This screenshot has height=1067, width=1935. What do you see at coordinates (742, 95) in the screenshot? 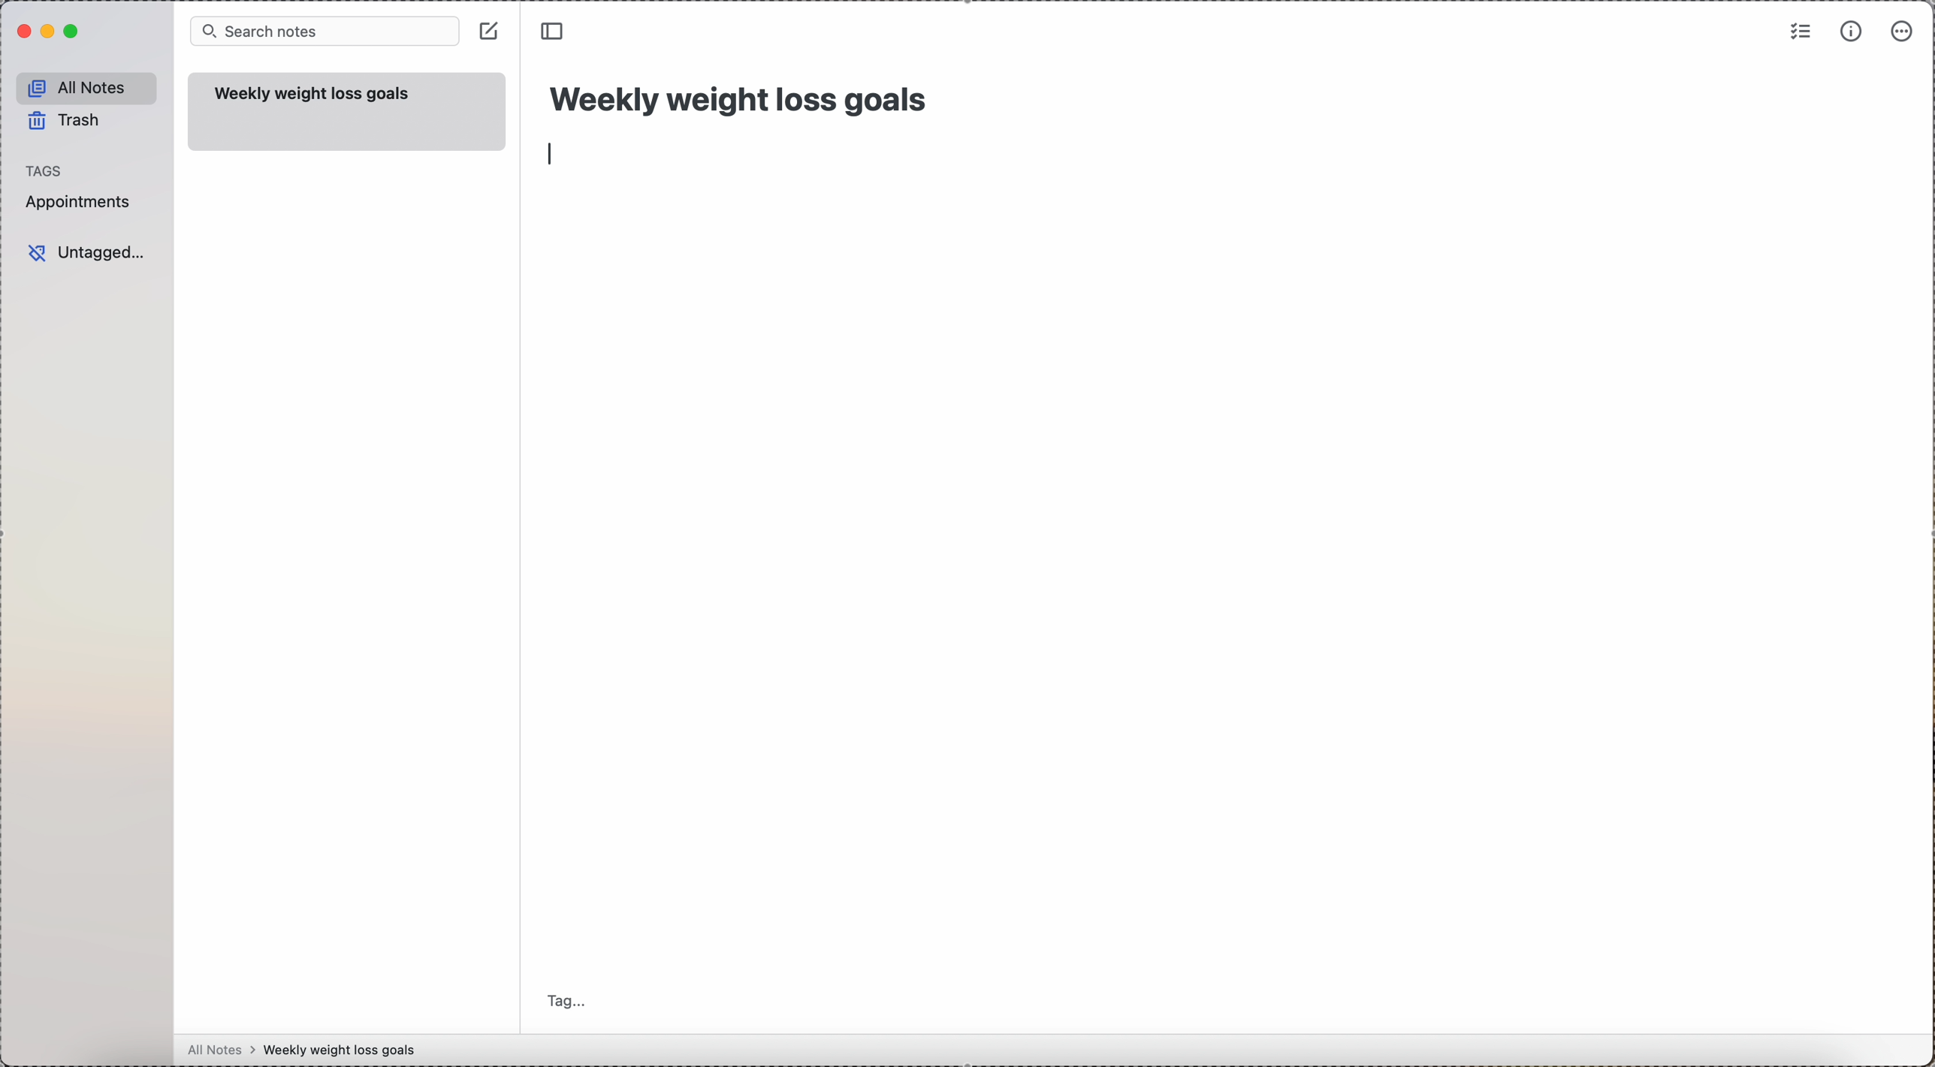
I see `title: Weekly weight loss goals` at bounding box center [742, 95].